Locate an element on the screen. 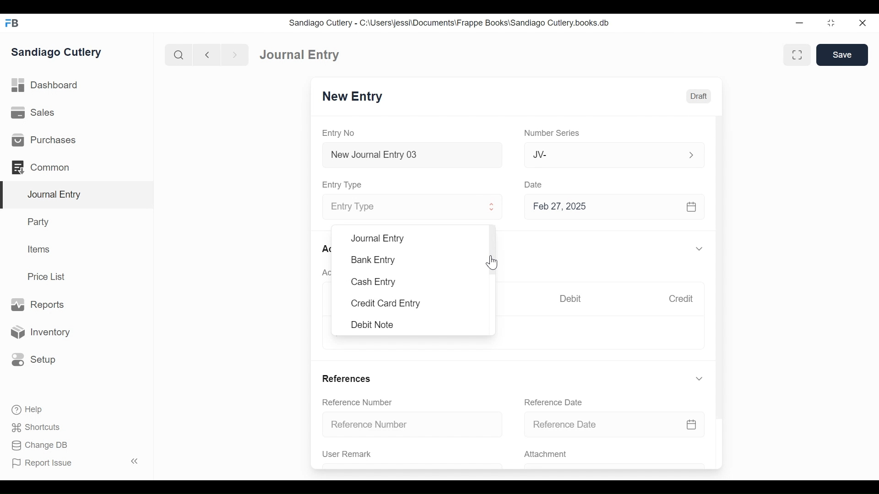 The image size is (879, 494). Journal Entry is located at coordinates (301, 55).